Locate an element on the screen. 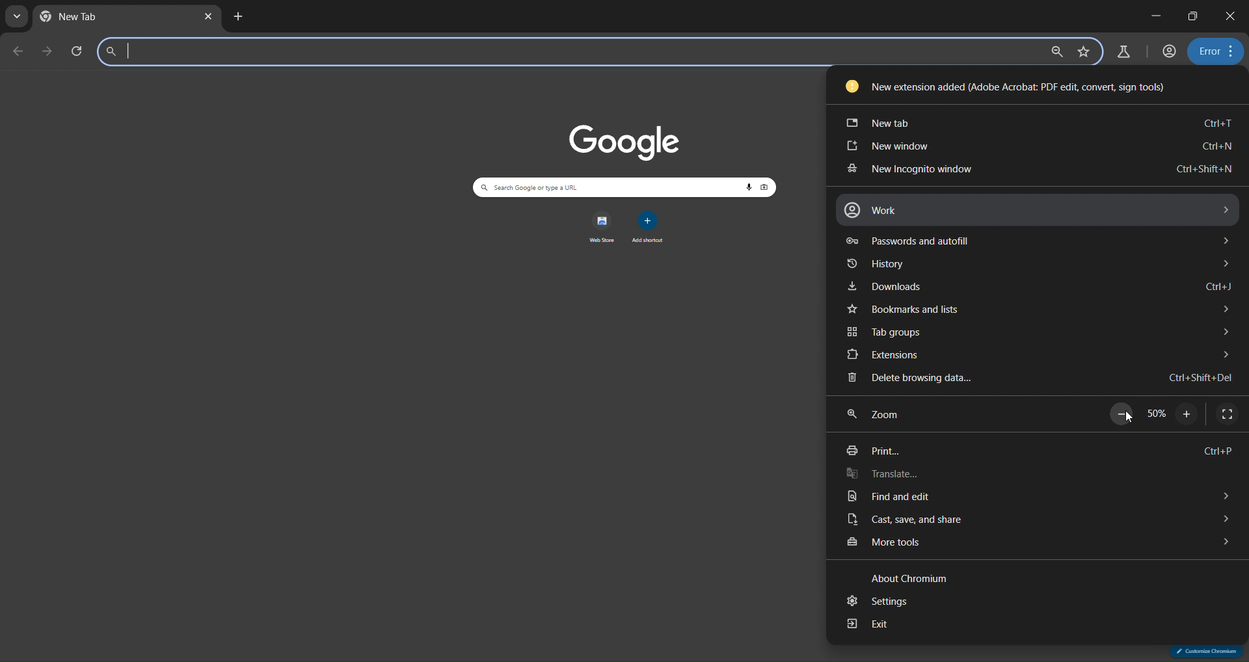 The image size is (1249, 662). voice search is located at coordinates (749, 188).